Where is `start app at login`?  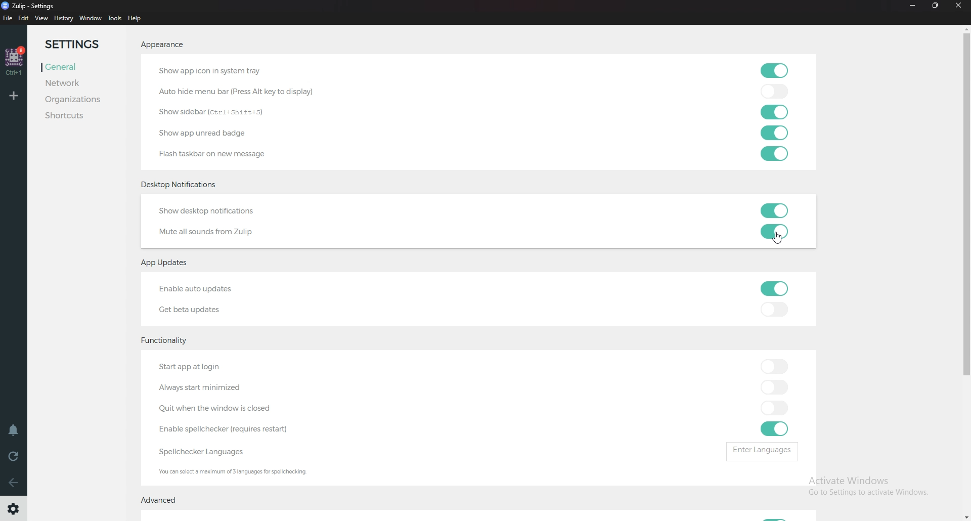 start app at login is located at coordinates (226, 364).